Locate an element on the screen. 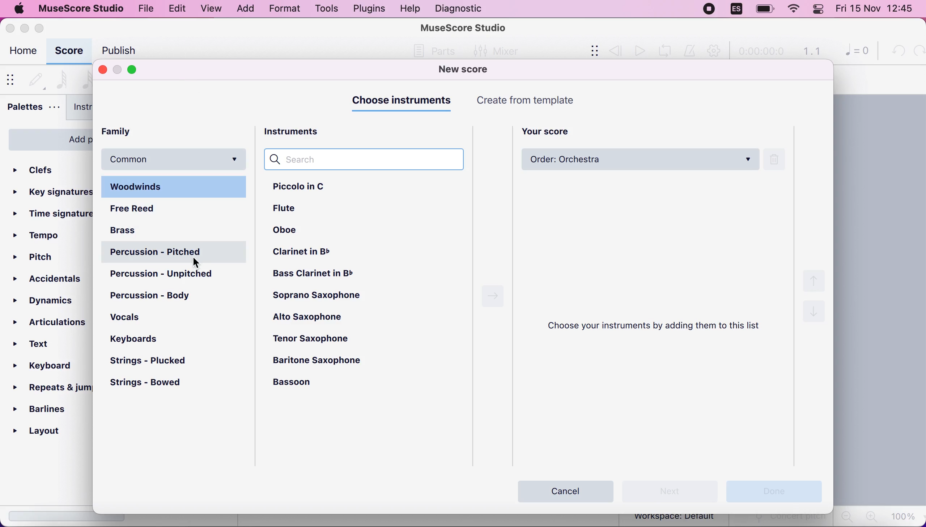 The height and width of the screenshot is (527, 926). file is located at coordinates (146, 9).